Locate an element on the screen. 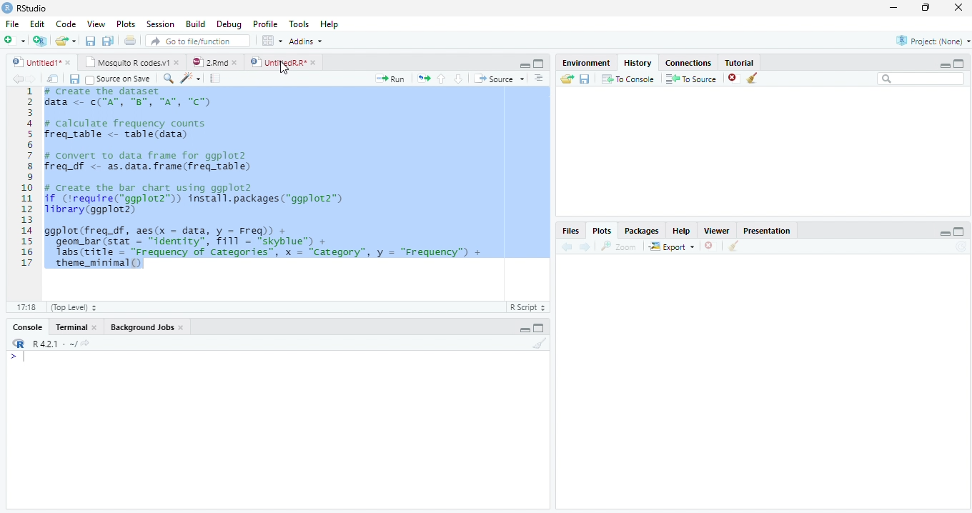 The height and width of the screenshot is (513, 972). Create a project is located at coordinates (39, 40).